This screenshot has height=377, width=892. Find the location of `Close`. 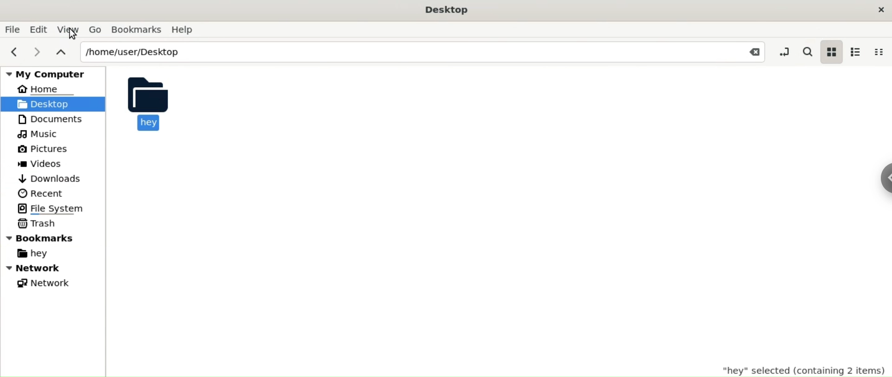

Close is located at coordinates (749, 52).